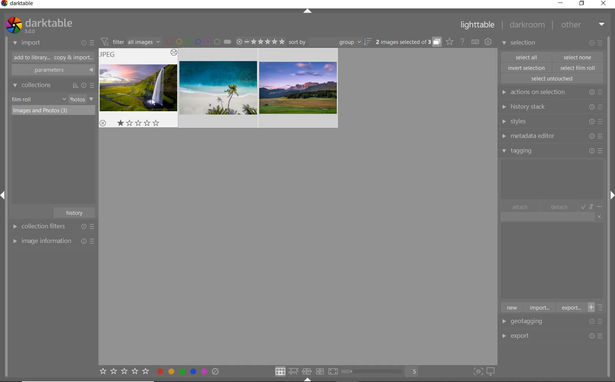 This screenshot has height=382, width=615. What do you see at coordinates (124, 372) in the screenshot?
I see `set star rating for selected images` at bounding box center [124, 372].